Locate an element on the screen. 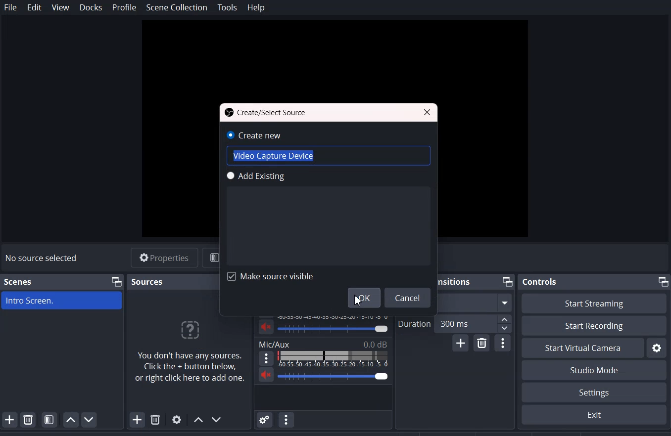 Image resolution: width=671 pixels, height=436 pixels. Settings is located at coordinates (593, 415).